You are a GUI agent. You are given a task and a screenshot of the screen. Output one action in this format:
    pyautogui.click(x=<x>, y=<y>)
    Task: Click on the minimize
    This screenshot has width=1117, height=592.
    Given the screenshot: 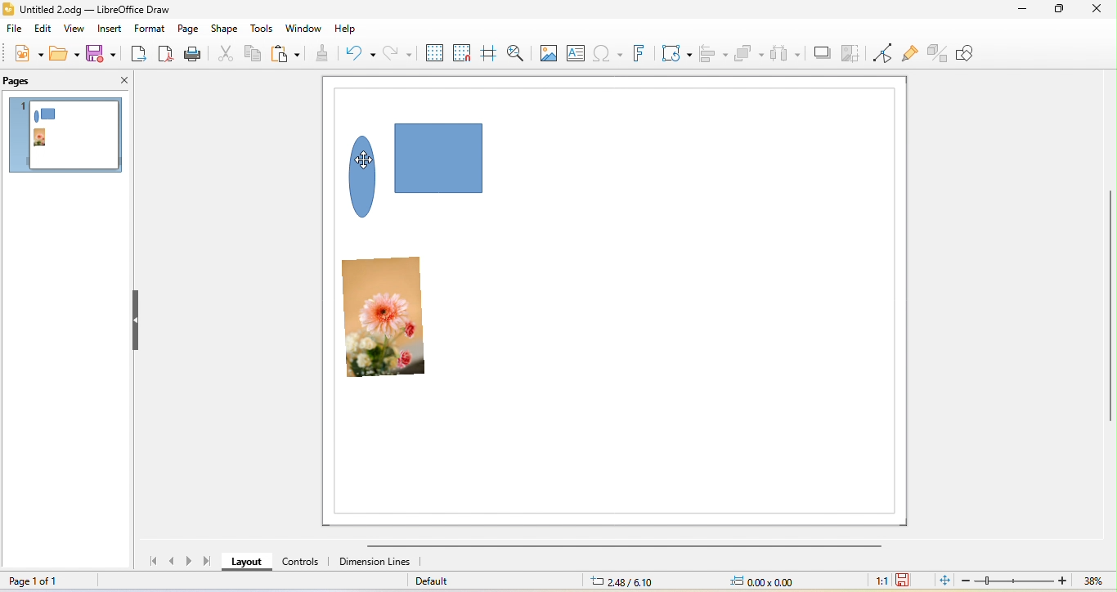 What is the action you would take?
    pyautogui.click(x=1018, y=12)
    